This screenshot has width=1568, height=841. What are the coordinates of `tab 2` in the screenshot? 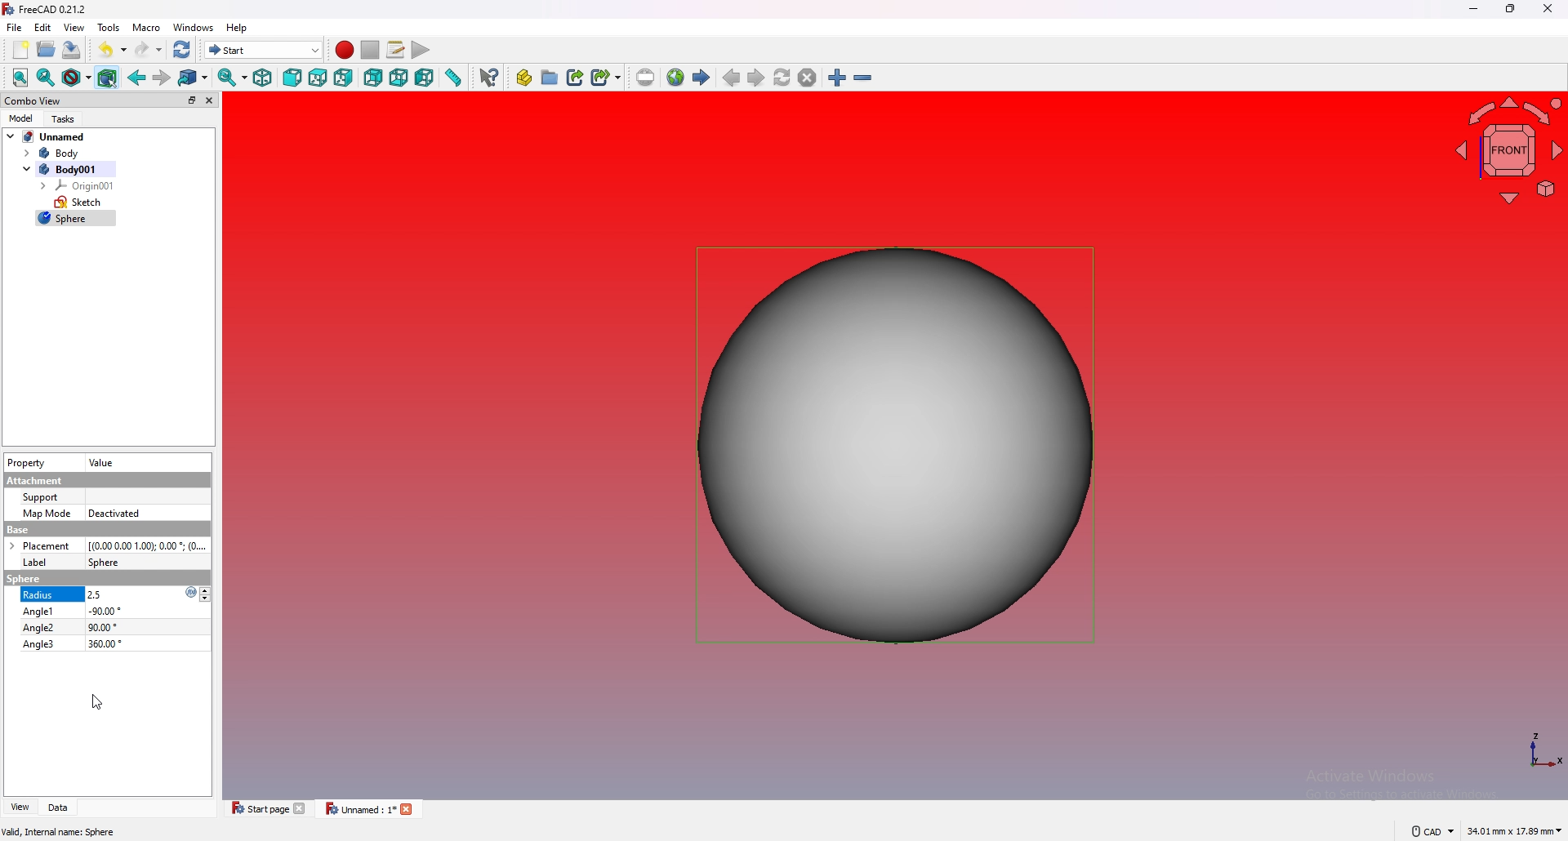 It's located at (371, 808).